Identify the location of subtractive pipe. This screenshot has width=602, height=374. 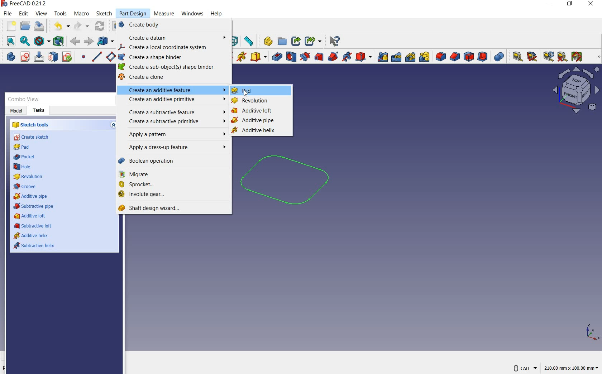
(333, 56).